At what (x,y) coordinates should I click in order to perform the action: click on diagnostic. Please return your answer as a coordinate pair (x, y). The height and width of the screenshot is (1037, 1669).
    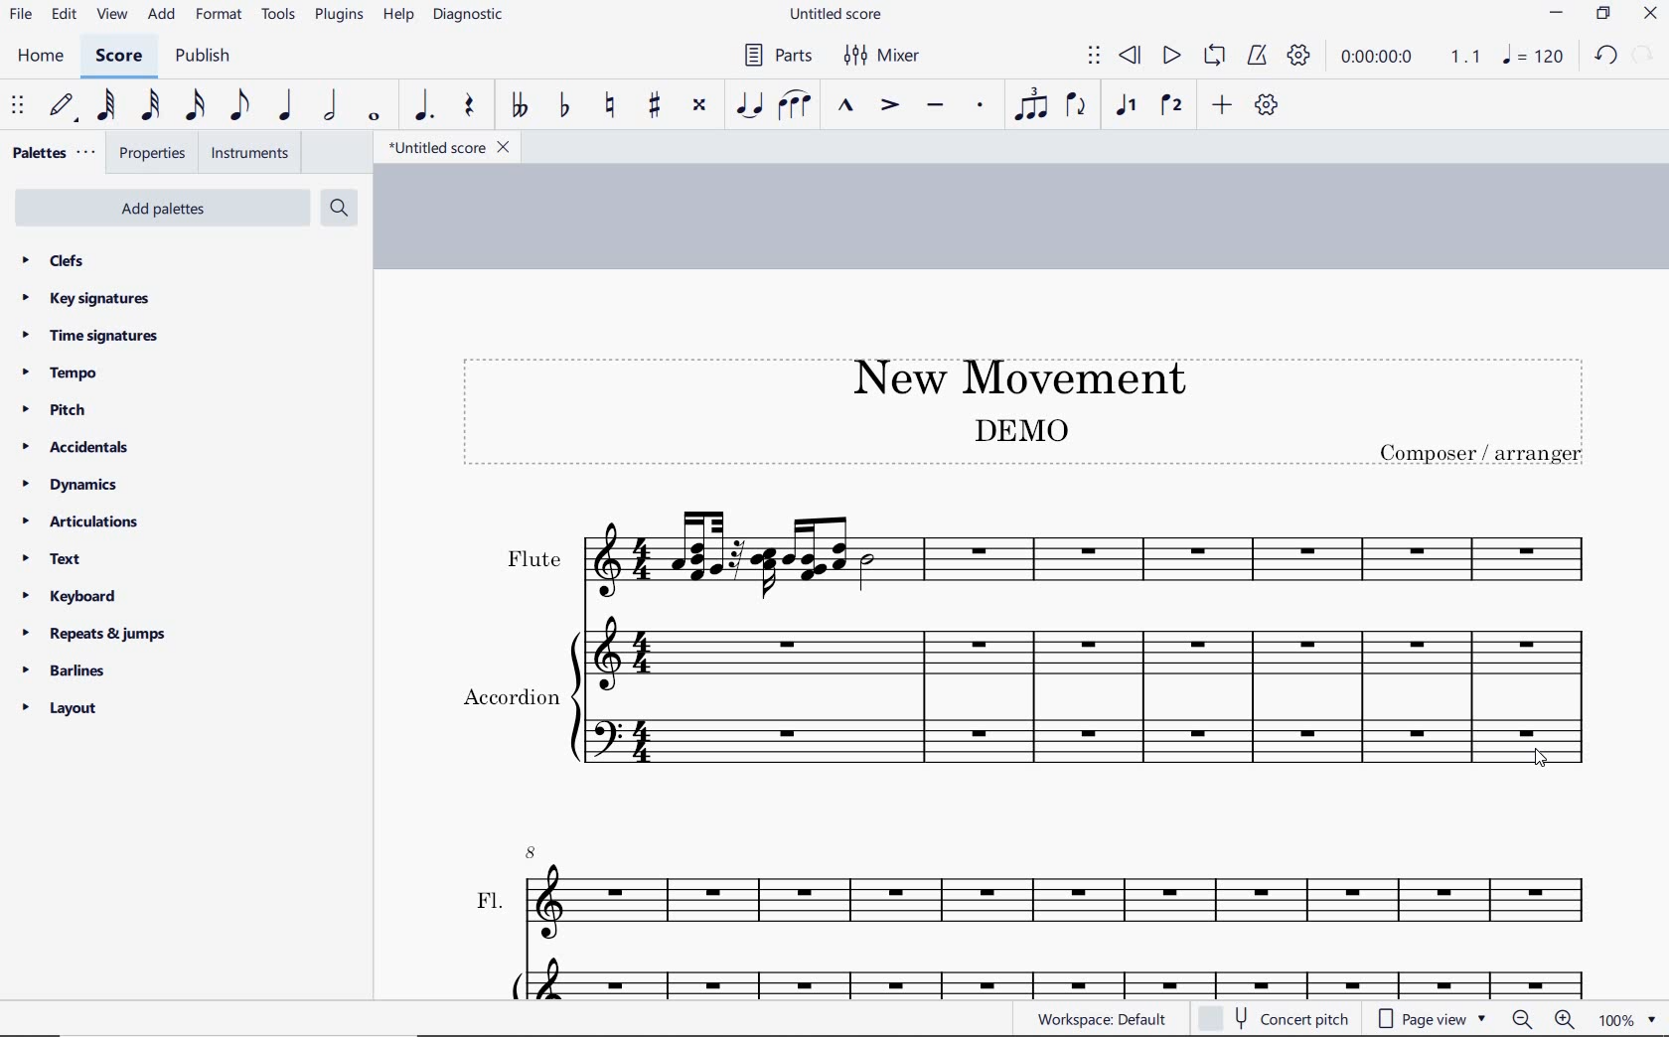
    Looking at the image, I should click on (471, 17).